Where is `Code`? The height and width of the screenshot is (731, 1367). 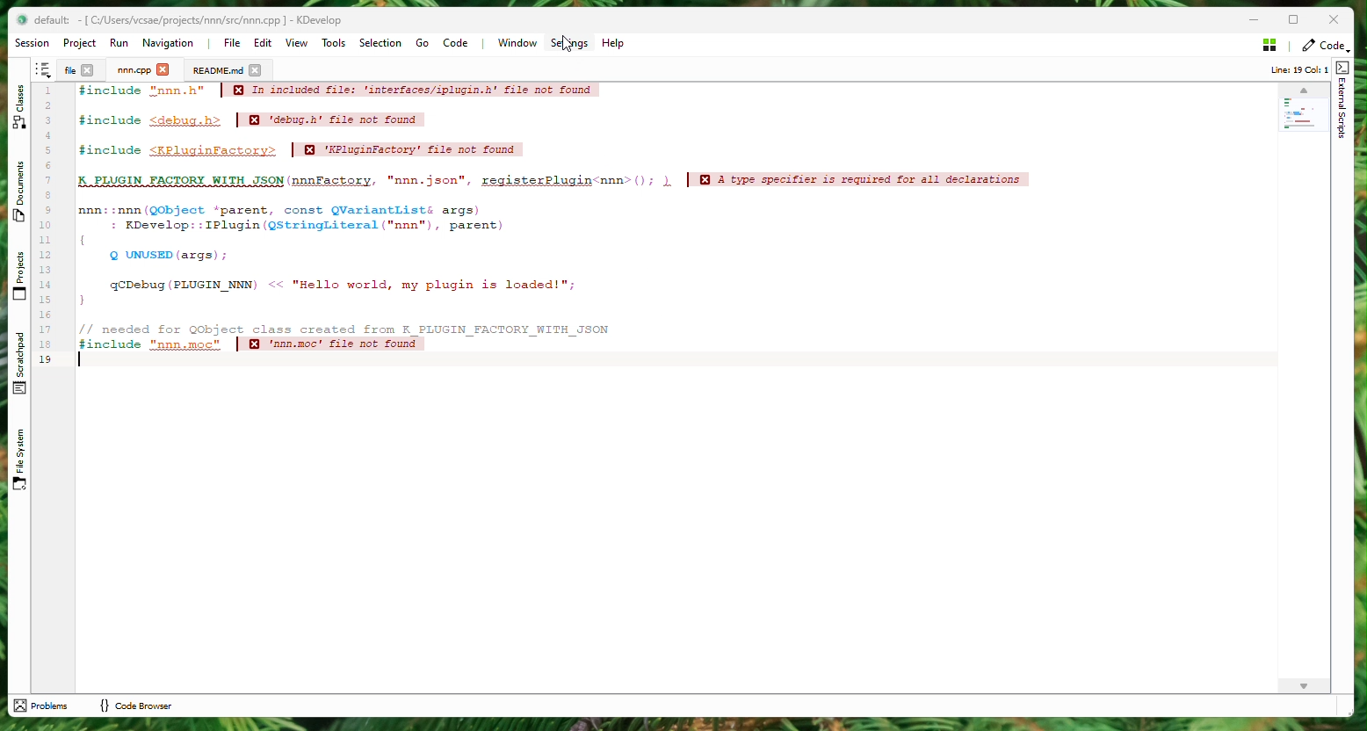 Code is located at coordinates (462, 45).